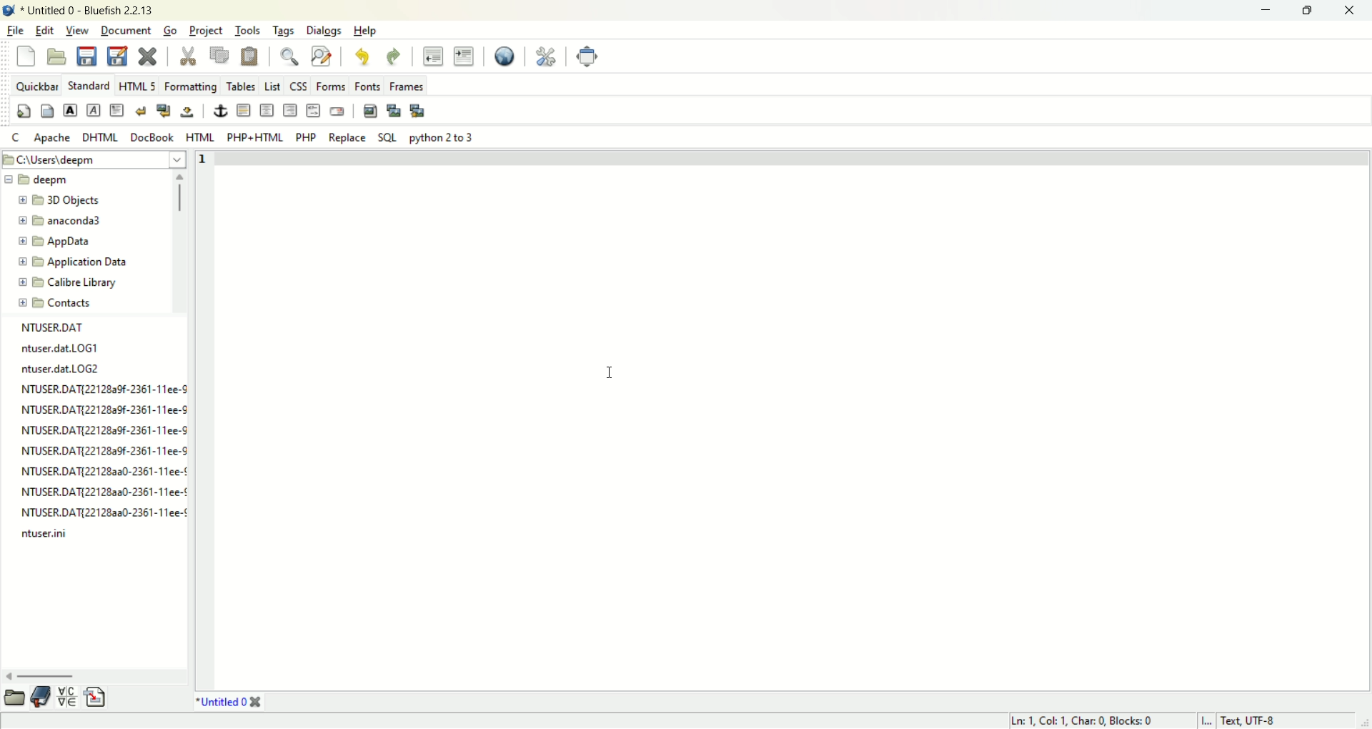  What do you see at coordinates (313, 110) in the screenshot?
I see `html comment` at bounding box center [313, 110].